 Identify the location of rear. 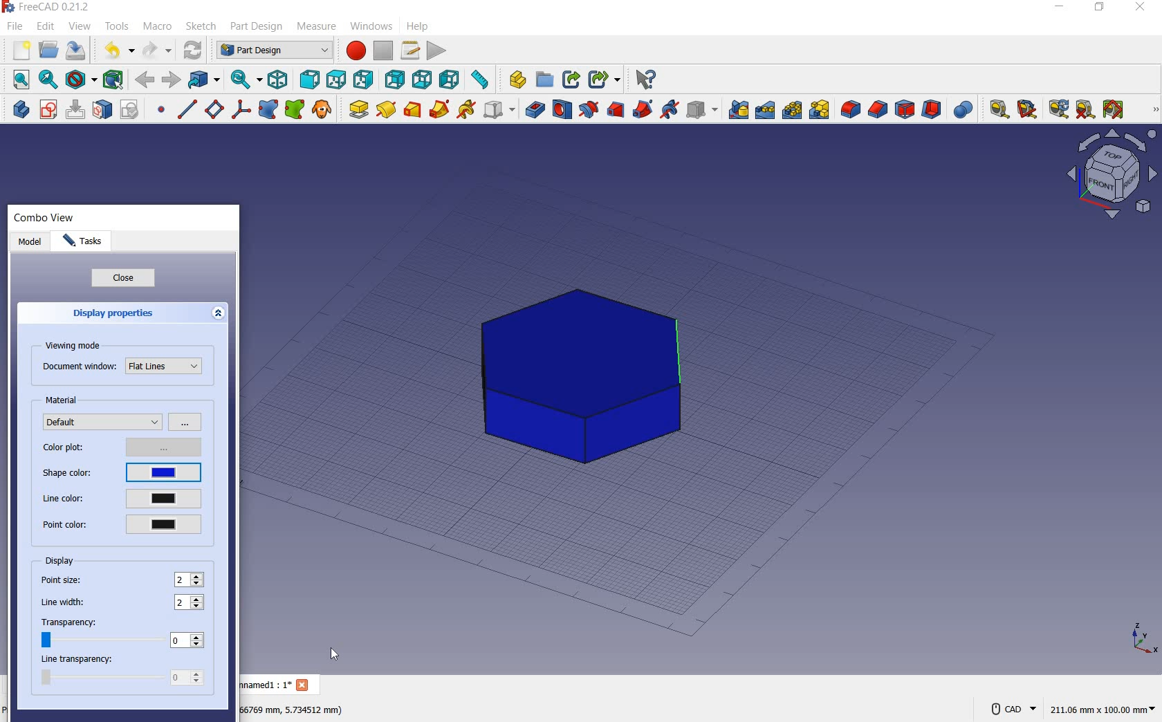
(395, 80).